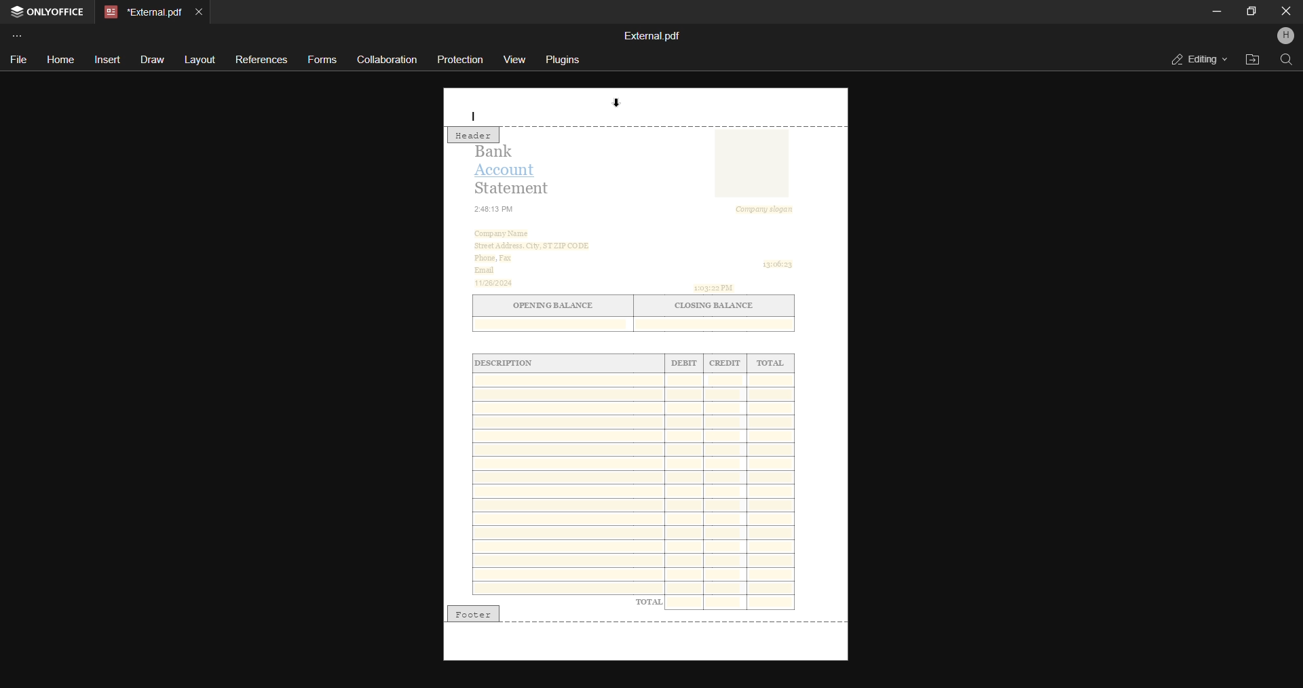 The image size is (1303, 688). Describe the element at coordinates (654, 36) in the screenshot. I see `External.pdf(file name)` at that location.